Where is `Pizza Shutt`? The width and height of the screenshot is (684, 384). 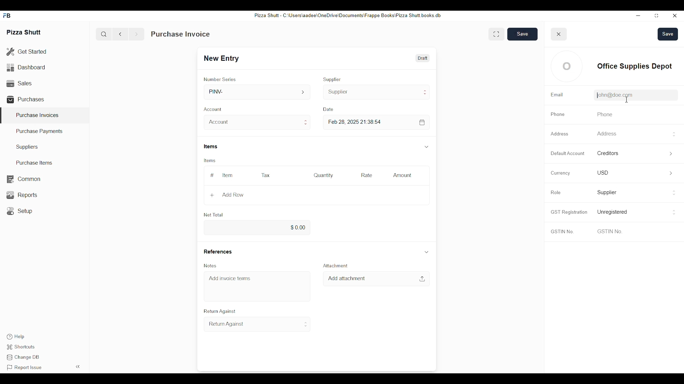 Pizza Shutt is located at coordinates (24, 32).